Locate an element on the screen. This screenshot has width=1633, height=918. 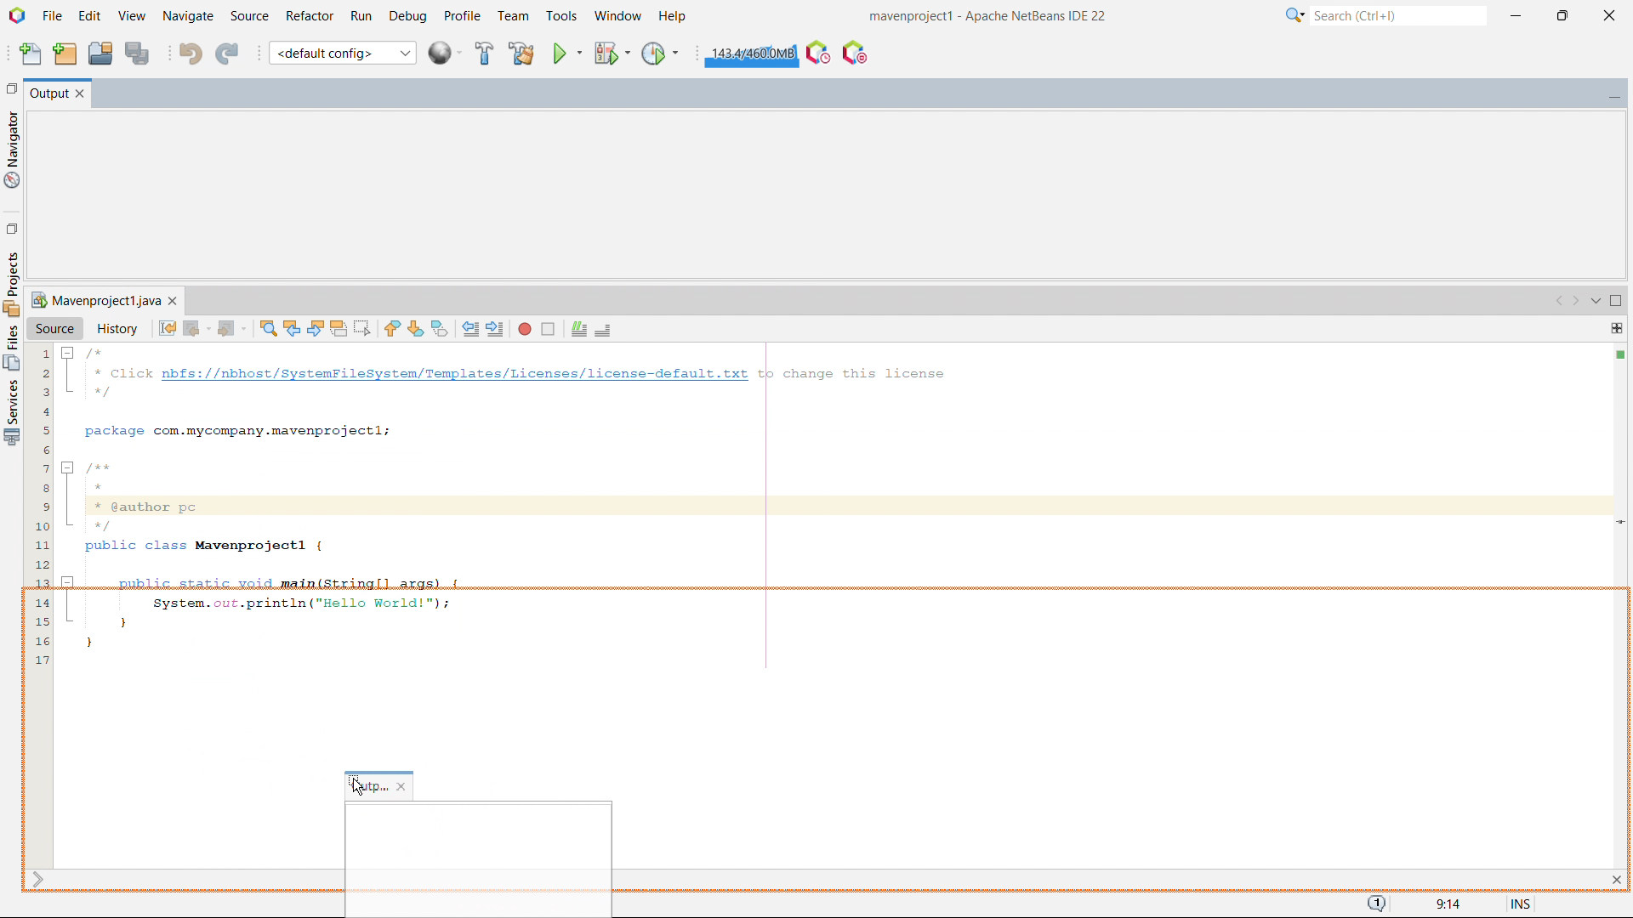
open project is located at coordinates (100, 51).